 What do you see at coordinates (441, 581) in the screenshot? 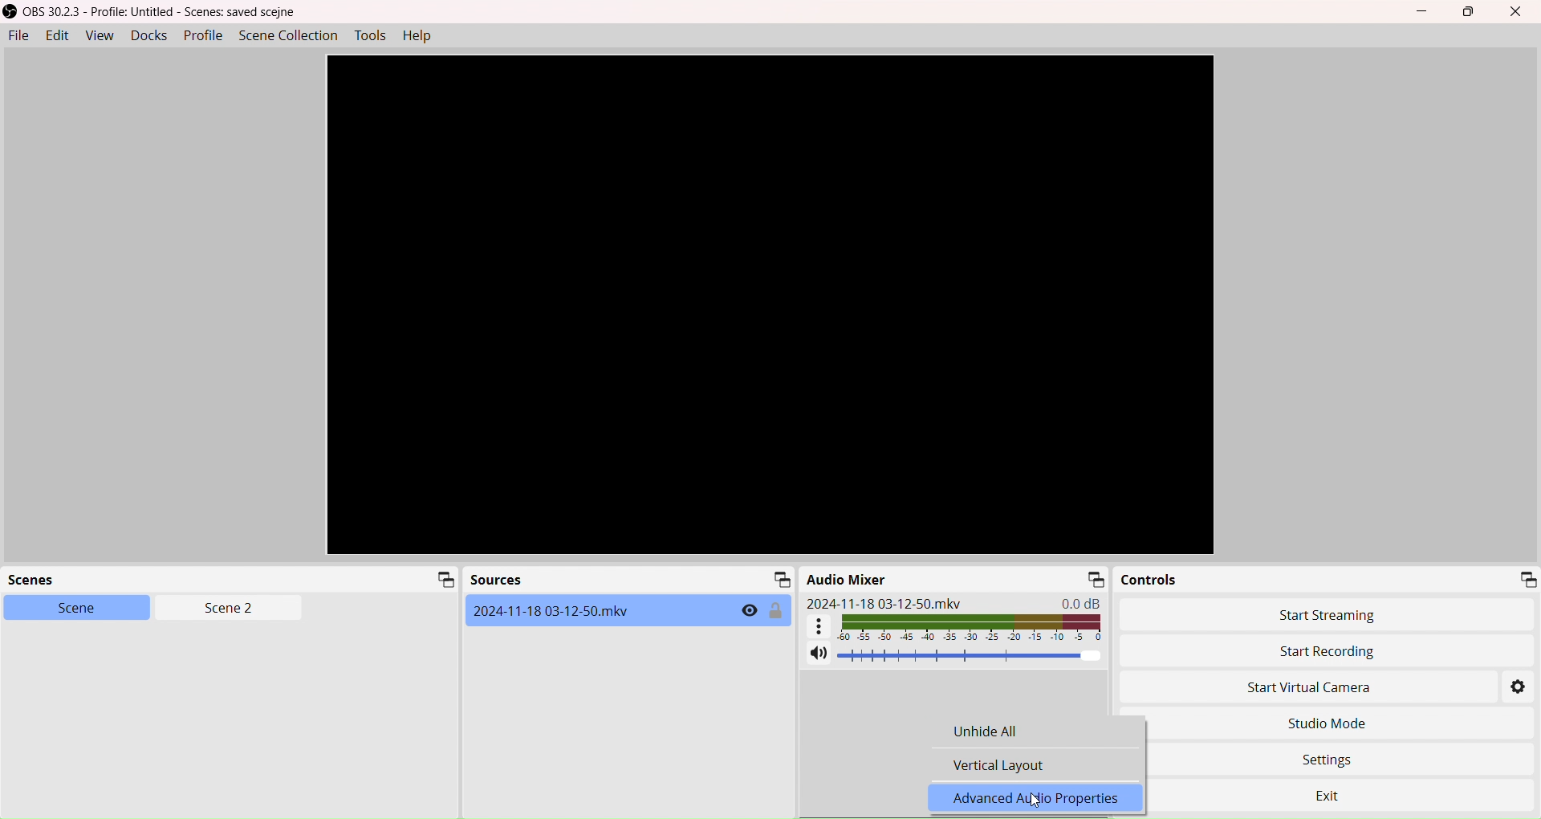
I see `Expand` at bounding box center [441, 581].